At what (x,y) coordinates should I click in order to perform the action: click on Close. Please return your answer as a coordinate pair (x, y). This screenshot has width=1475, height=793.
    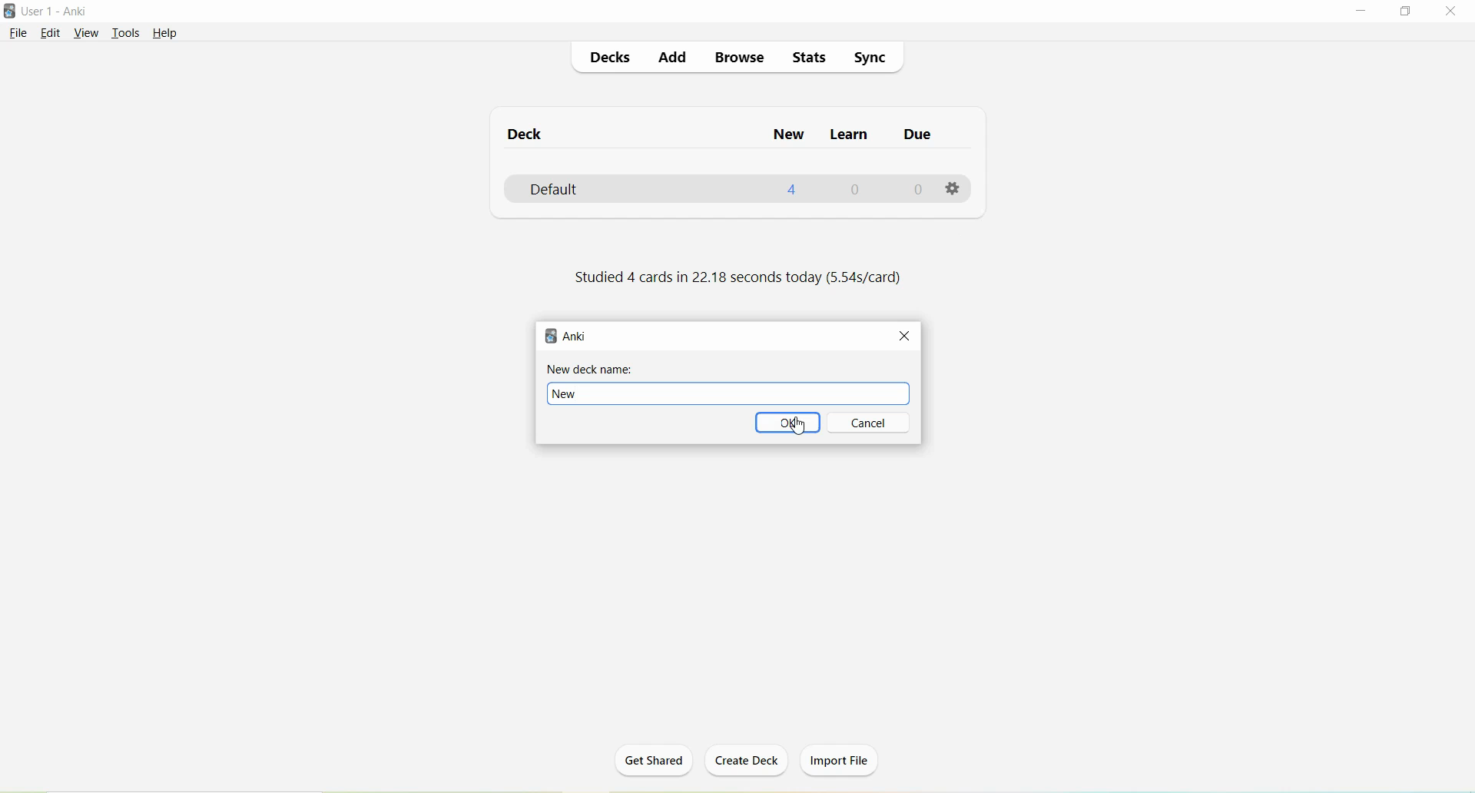
    Looking at the image, I should click on (904, 334).